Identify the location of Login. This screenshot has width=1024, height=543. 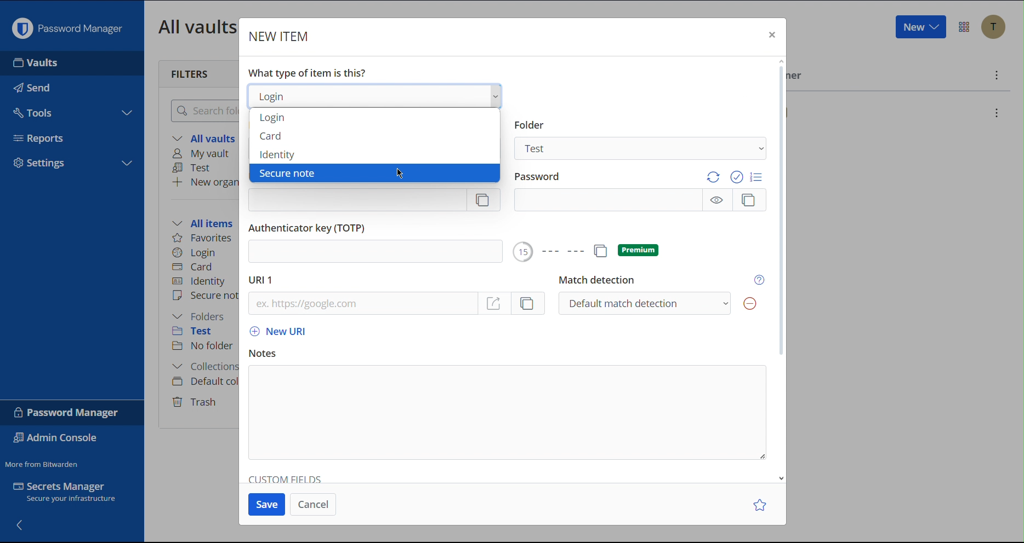
(376, 95).